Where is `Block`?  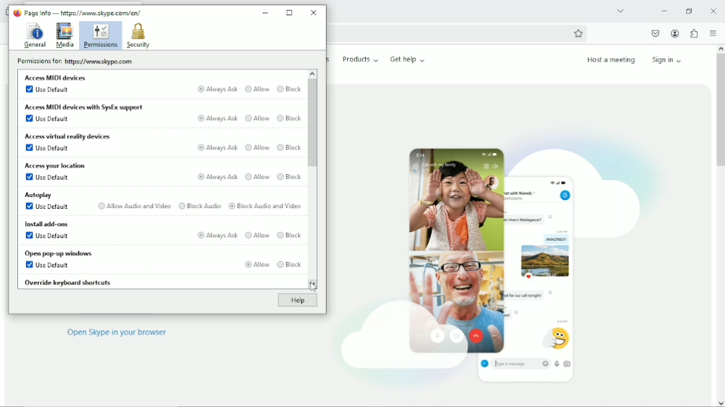 Block is located at coordinates (289, 176).